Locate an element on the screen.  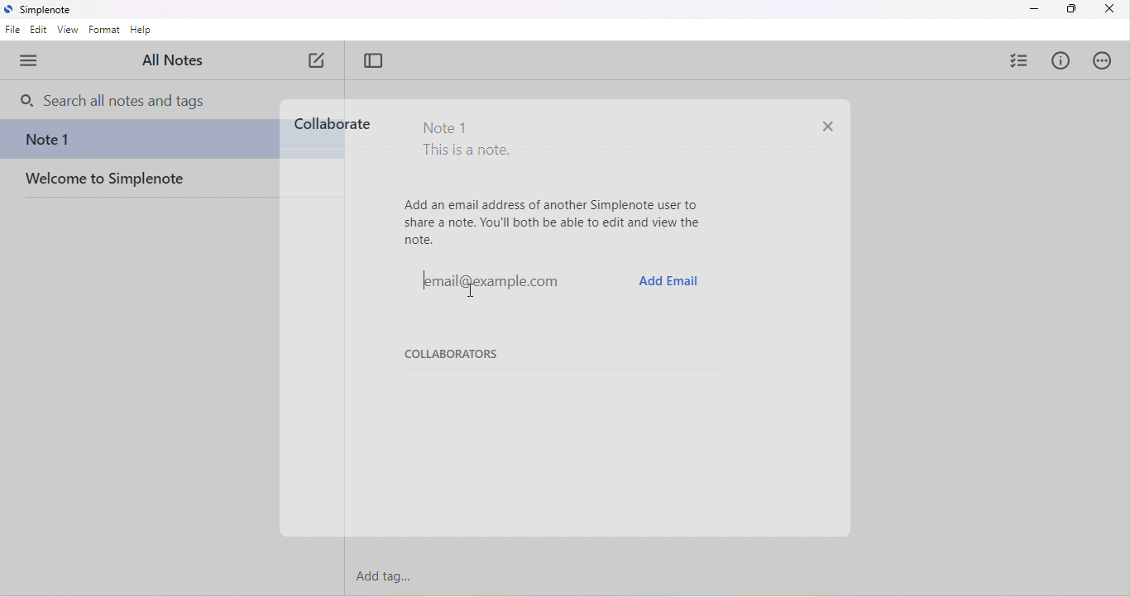
close is located at coordinates (826, 128).